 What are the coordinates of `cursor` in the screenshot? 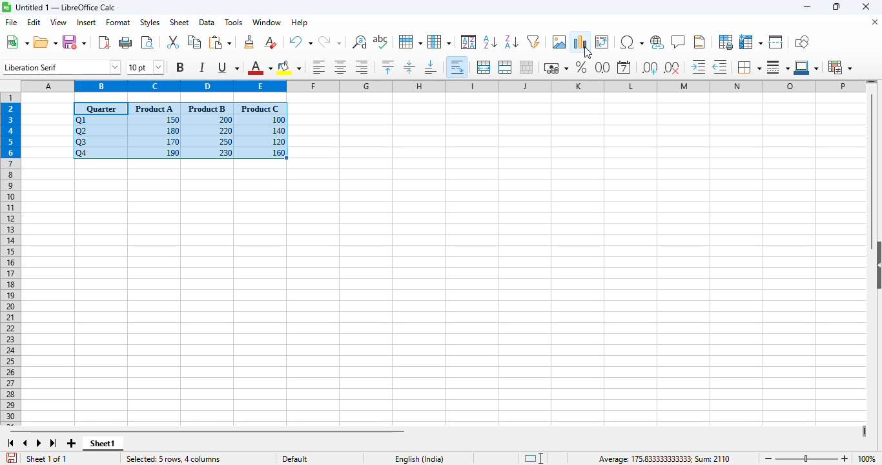 It's located at (588, 53).